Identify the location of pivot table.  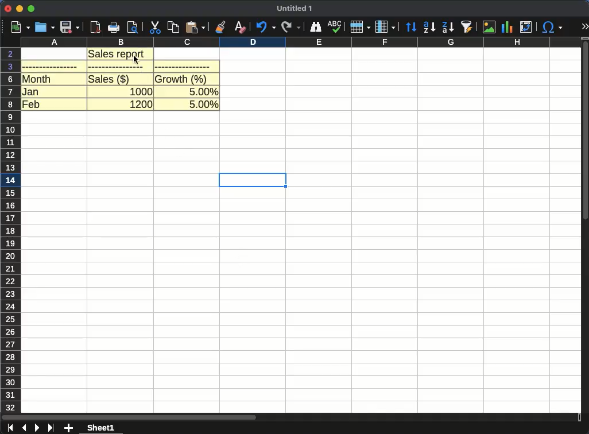
(525, 28).